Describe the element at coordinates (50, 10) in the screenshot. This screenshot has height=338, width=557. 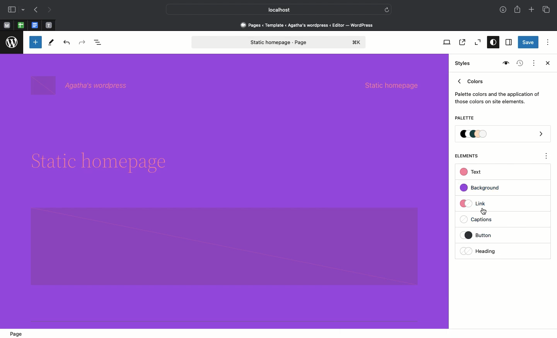
I see `Next page` at that location.